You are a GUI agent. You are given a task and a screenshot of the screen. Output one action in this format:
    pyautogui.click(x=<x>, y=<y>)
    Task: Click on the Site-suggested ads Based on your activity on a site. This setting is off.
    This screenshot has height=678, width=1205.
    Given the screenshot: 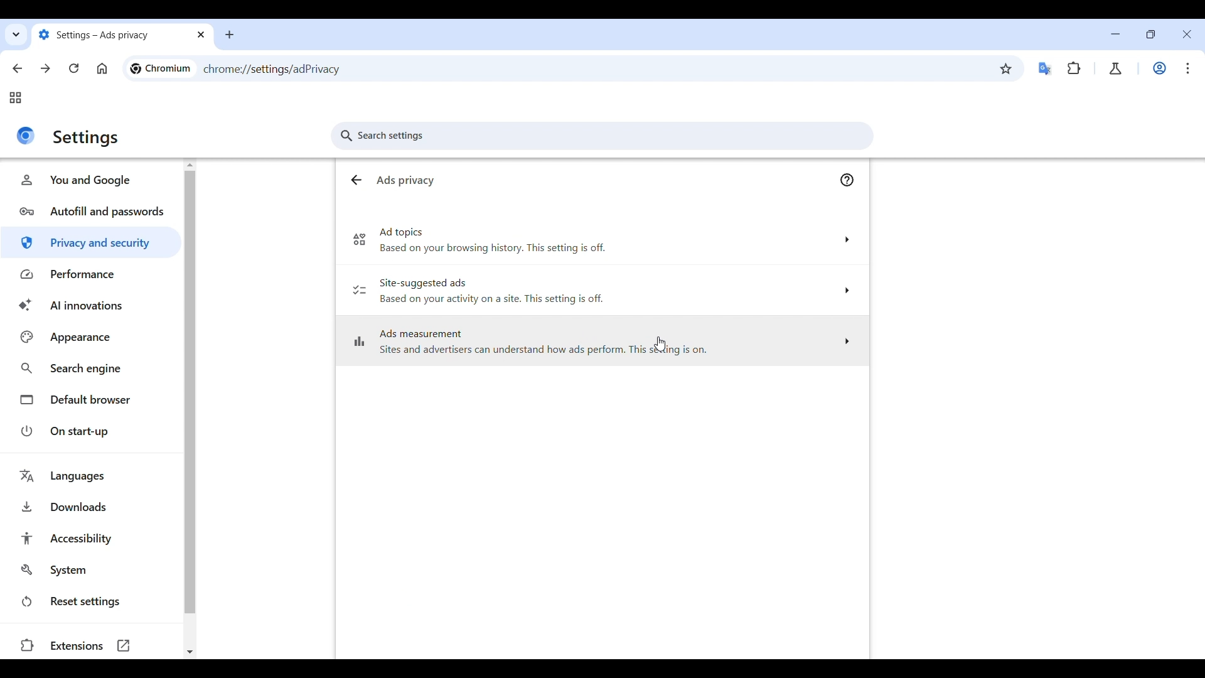 What is the action you would take?
    pyautogui.click(x=601, y=293)
    